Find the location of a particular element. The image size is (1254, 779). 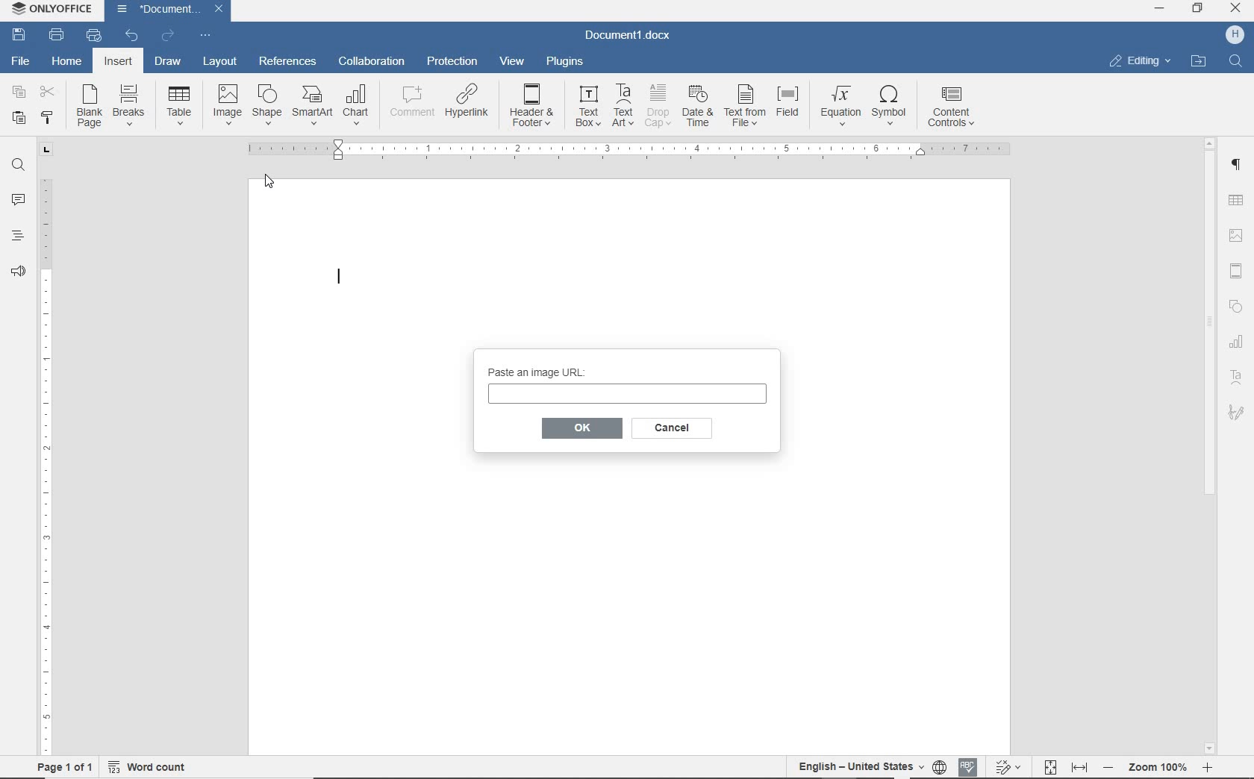

editing is located at coordinates (1142, 60).